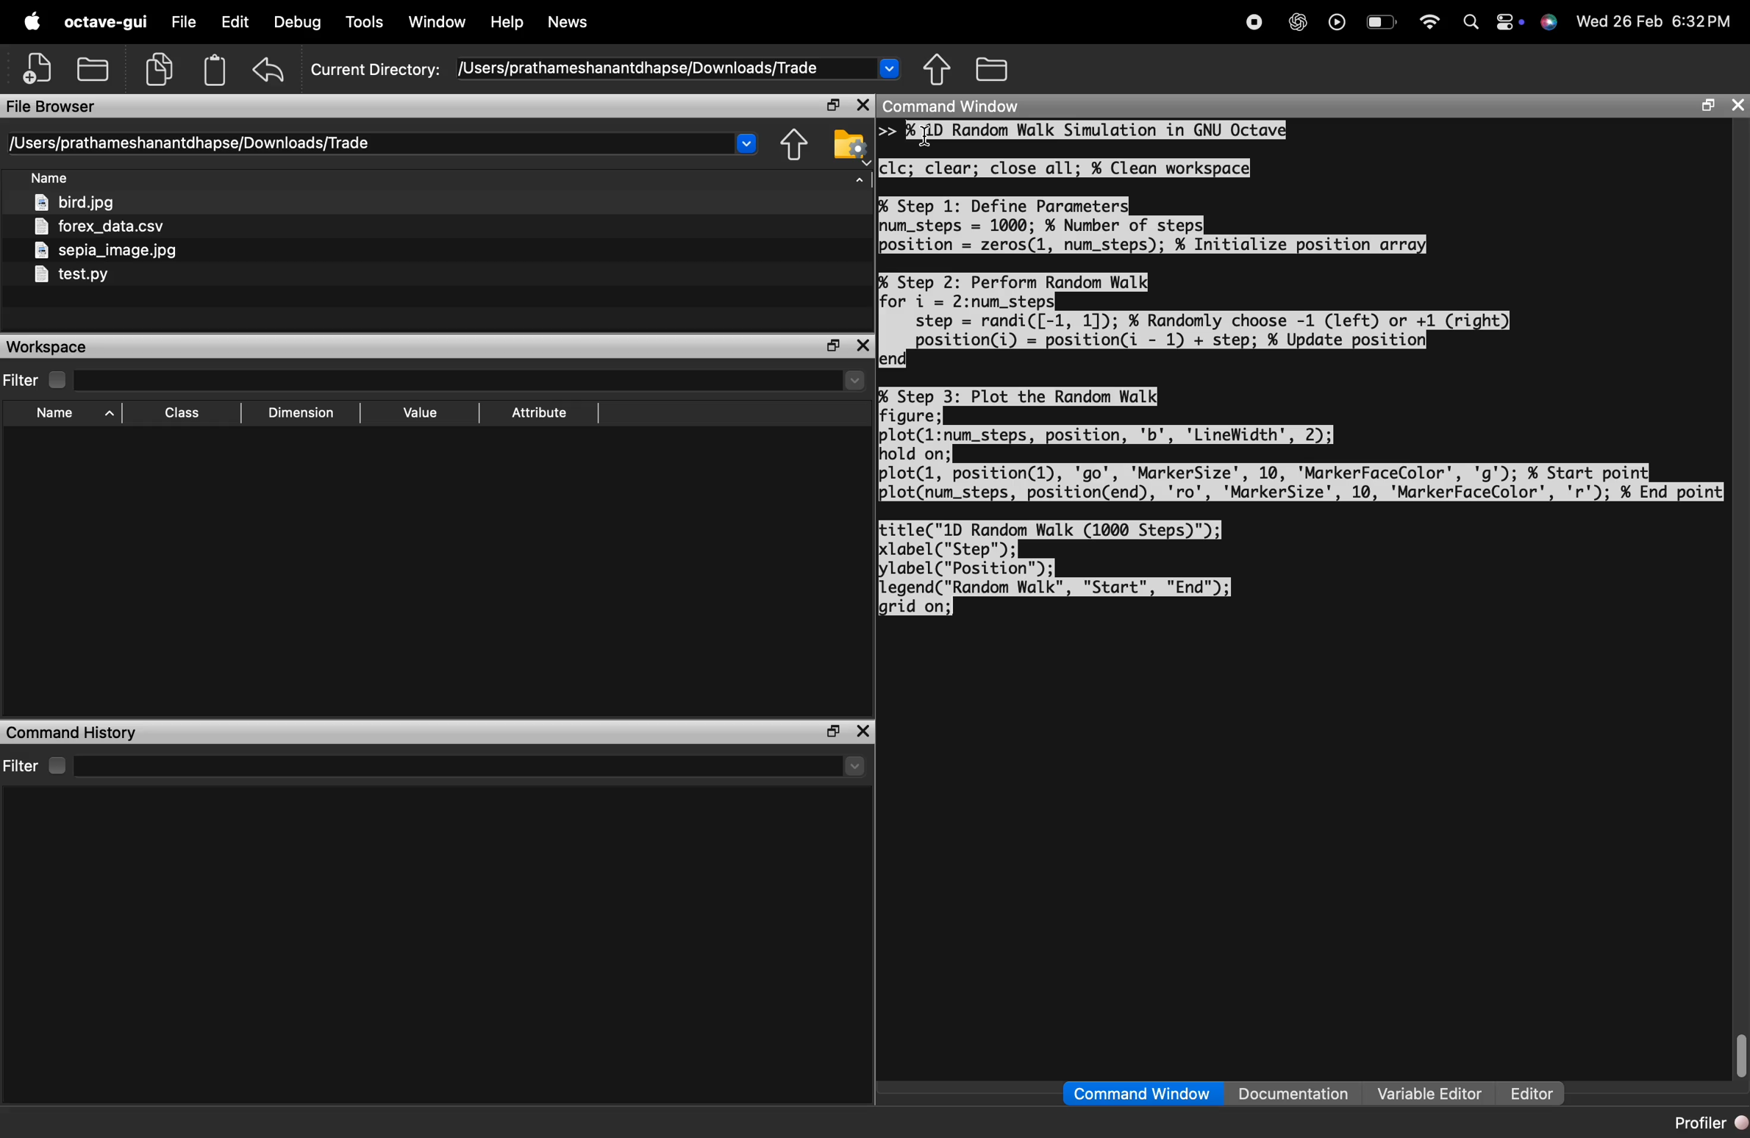 Image resolution: width=1750 pixels, height=1138 pixels. Describe the element at coordinates (826, 731) in the screenshot. I see `maximize` at that location.